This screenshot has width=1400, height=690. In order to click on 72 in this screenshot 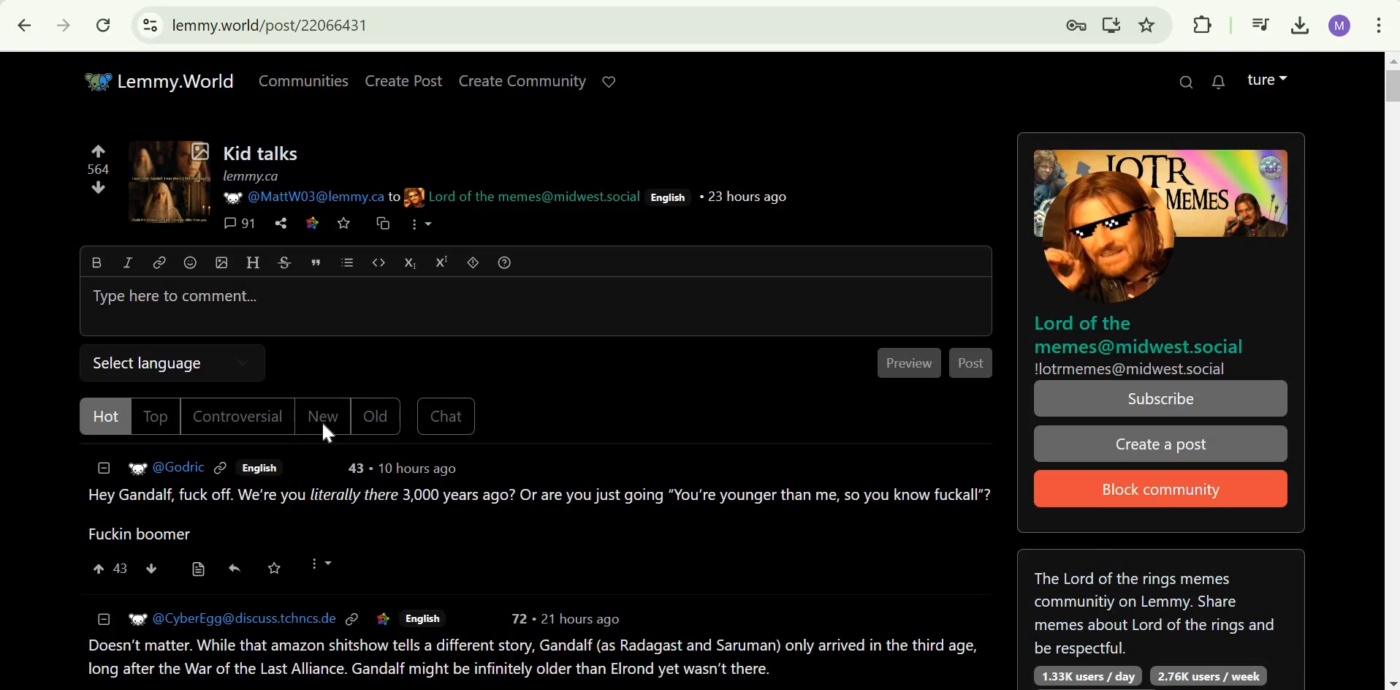, I will do `click(520, 618)`.